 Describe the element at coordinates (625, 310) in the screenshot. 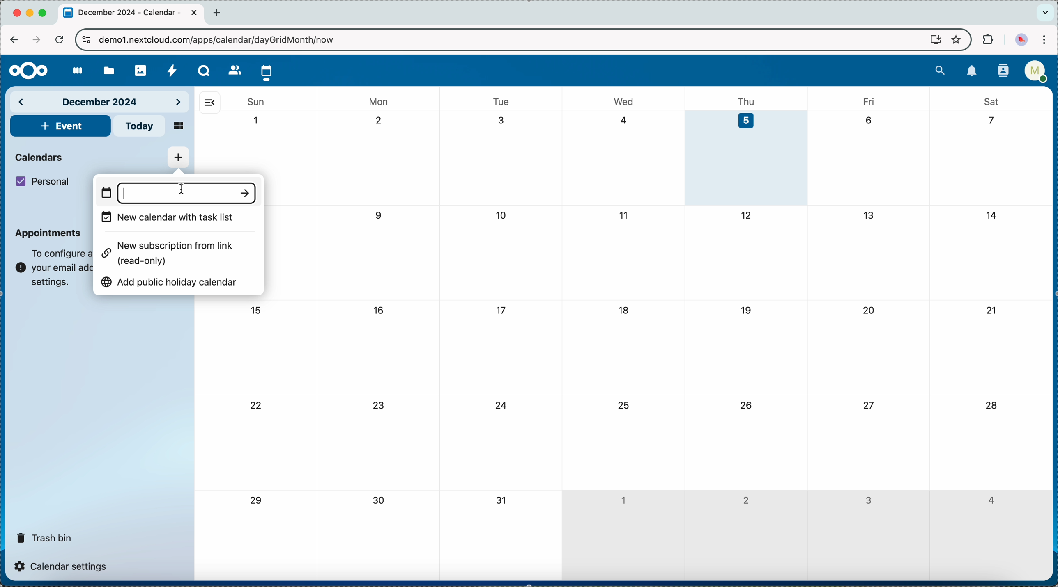

I see `18` at that location.